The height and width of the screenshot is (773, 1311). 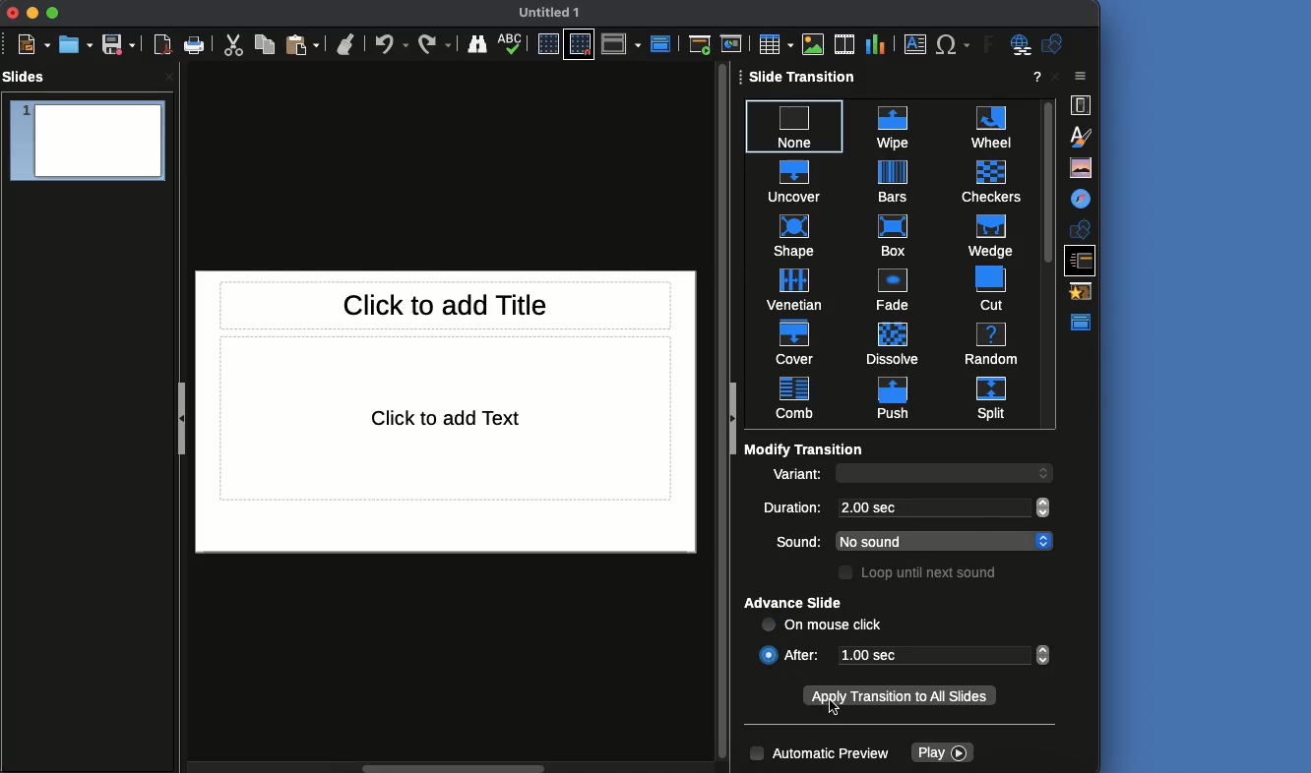 What do you see at coordinates (265, 45) in the screenshot?
I see `Copy` at bounding box center [265, 45].